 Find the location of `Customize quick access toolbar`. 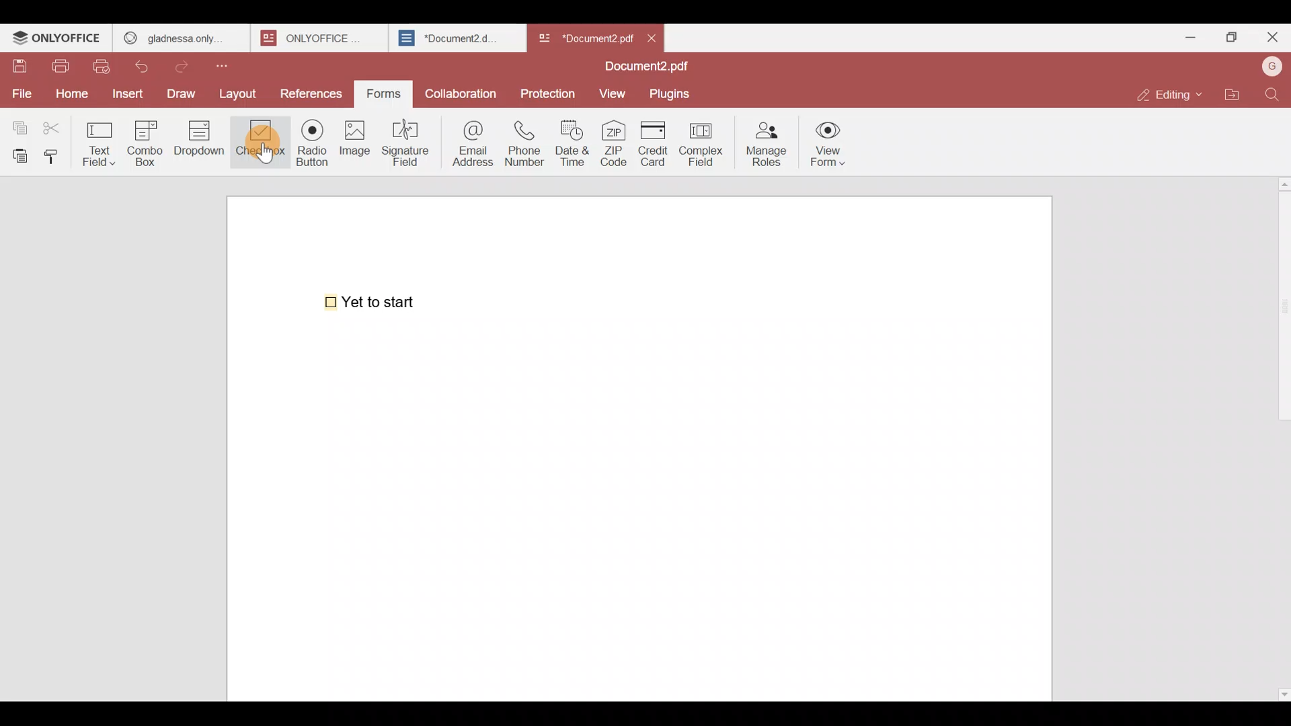

Customize quick access toolbar is located at coordinates (233, 63).